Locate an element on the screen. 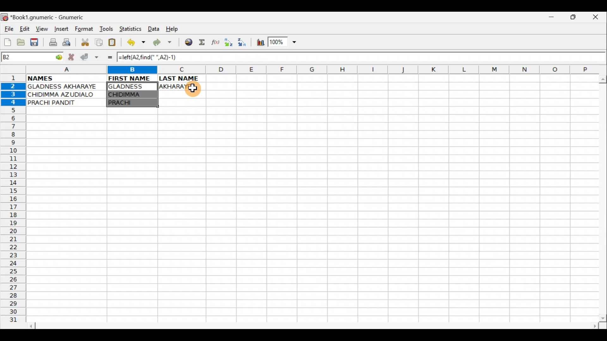 This screenshot has width=607, height=341. FIRST NAME is located at coordinates (130, 78).